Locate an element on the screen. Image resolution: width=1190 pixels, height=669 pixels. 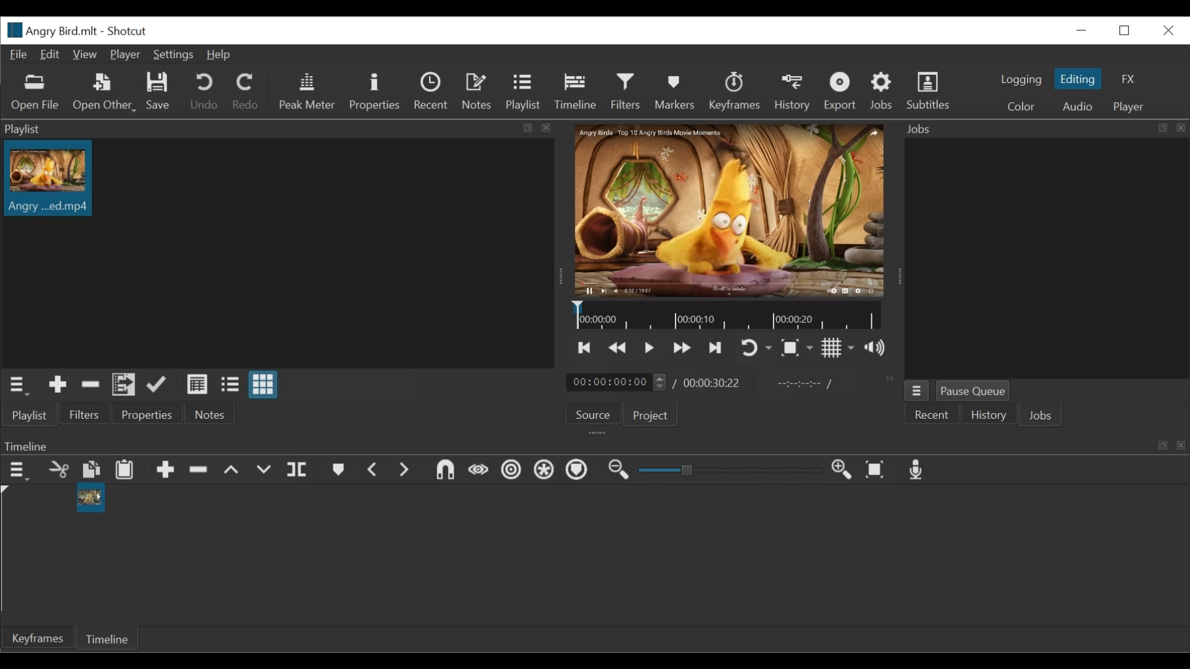
Zoom timeline in is located at coordinates (842, 471).